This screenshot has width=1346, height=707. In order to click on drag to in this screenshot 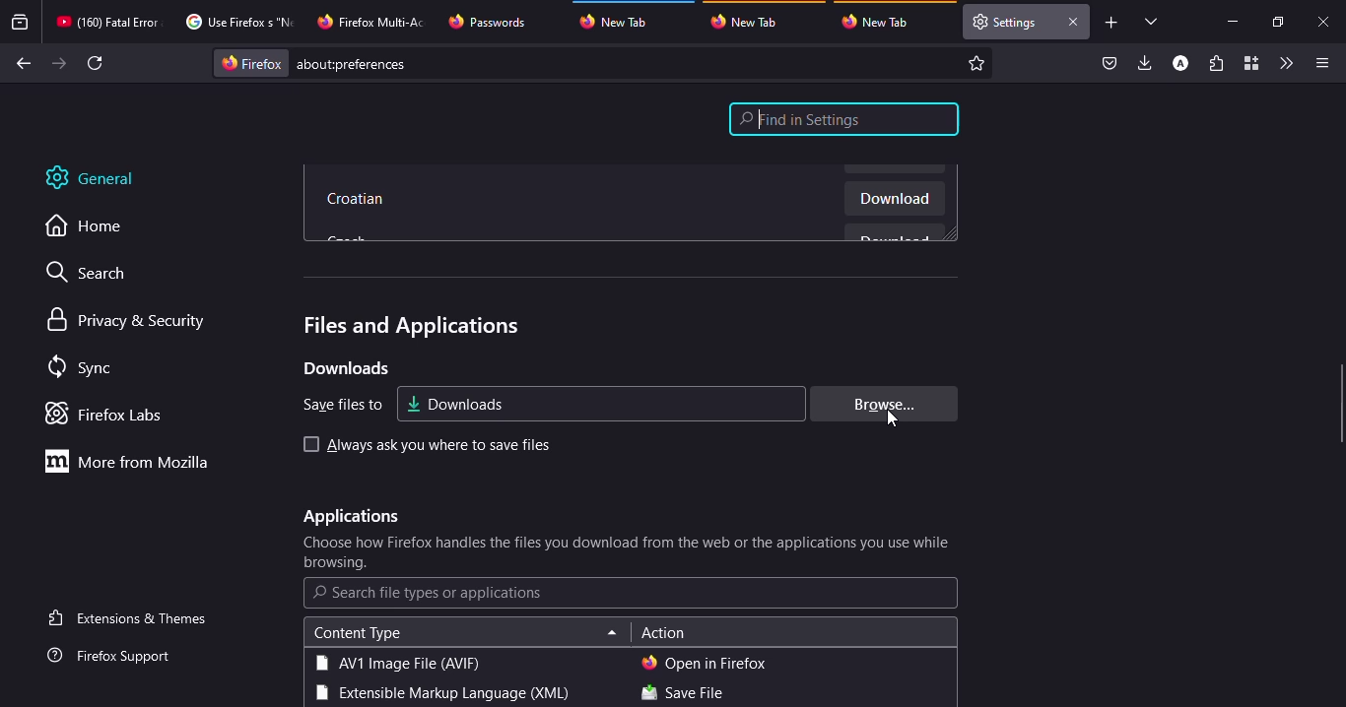, I will do `click(1341, 405)`.